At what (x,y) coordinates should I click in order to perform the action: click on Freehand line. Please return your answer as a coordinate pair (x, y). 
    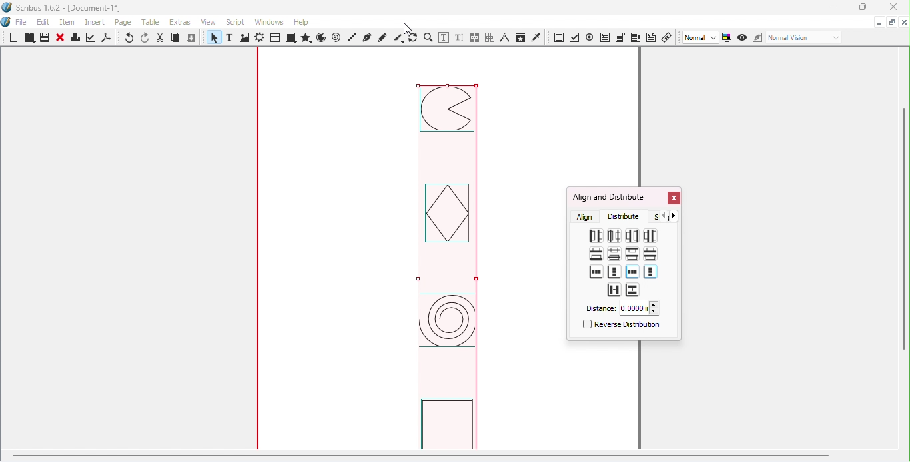
    Looking at the image, I should click on (383, 37).